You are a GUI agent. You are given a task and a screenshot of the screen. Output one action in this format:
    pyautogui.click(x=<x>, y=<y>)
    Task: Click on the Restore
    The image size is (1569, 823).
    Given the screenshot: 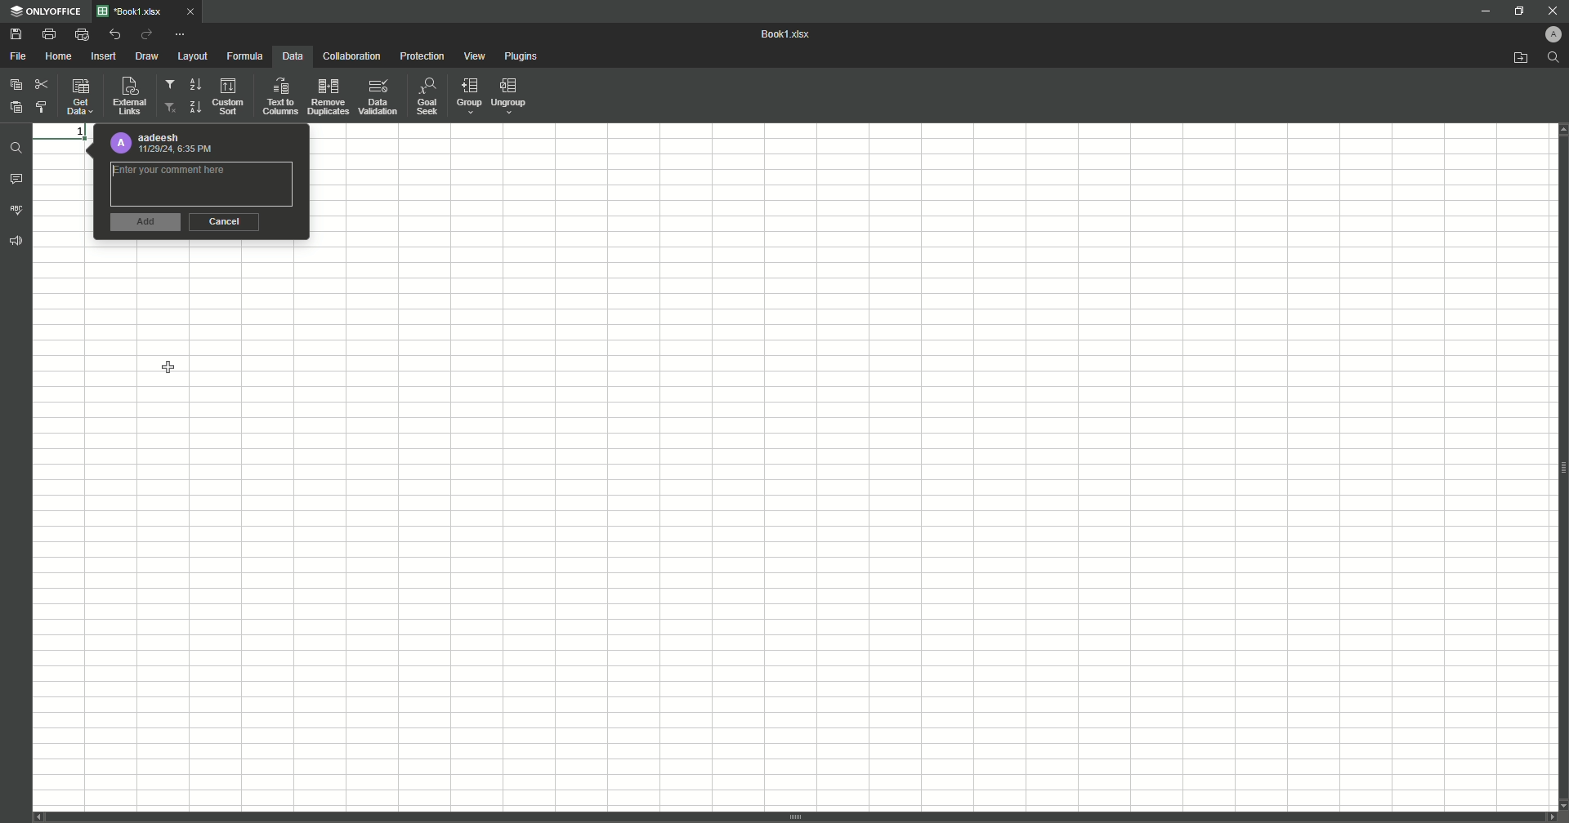 What is the action you would take?
    pyautogui.click(x=1517, y=11)
    